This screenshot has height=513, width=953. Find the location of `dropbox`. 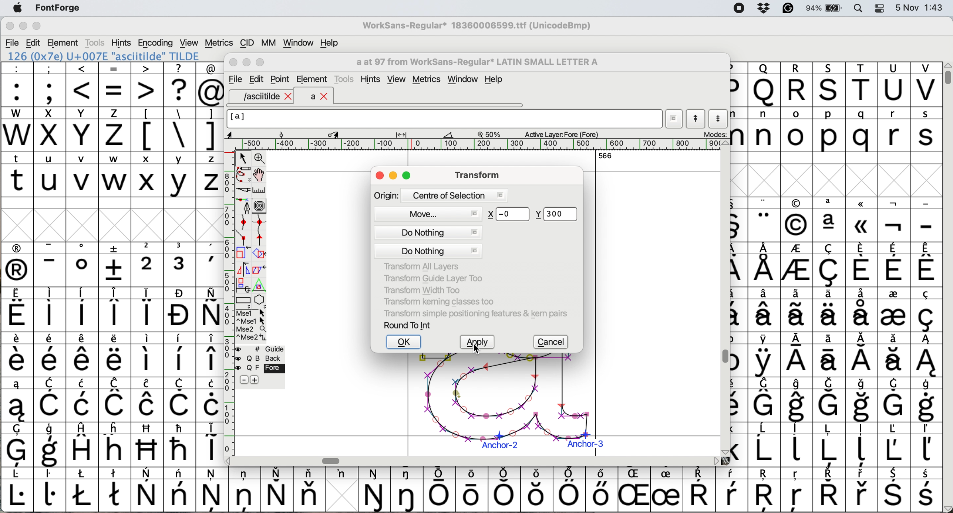

dropbox is located at coordinates (761, 8).